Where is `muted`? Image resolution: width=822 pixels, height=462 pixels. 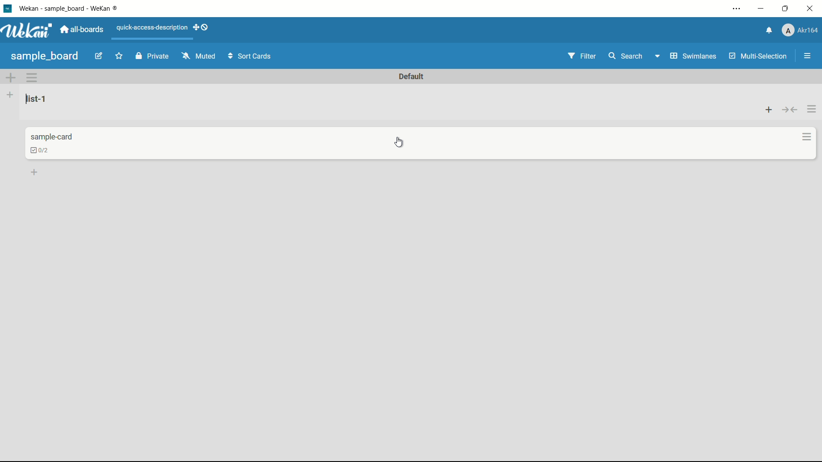
muted is located at coordinates (197, 56).